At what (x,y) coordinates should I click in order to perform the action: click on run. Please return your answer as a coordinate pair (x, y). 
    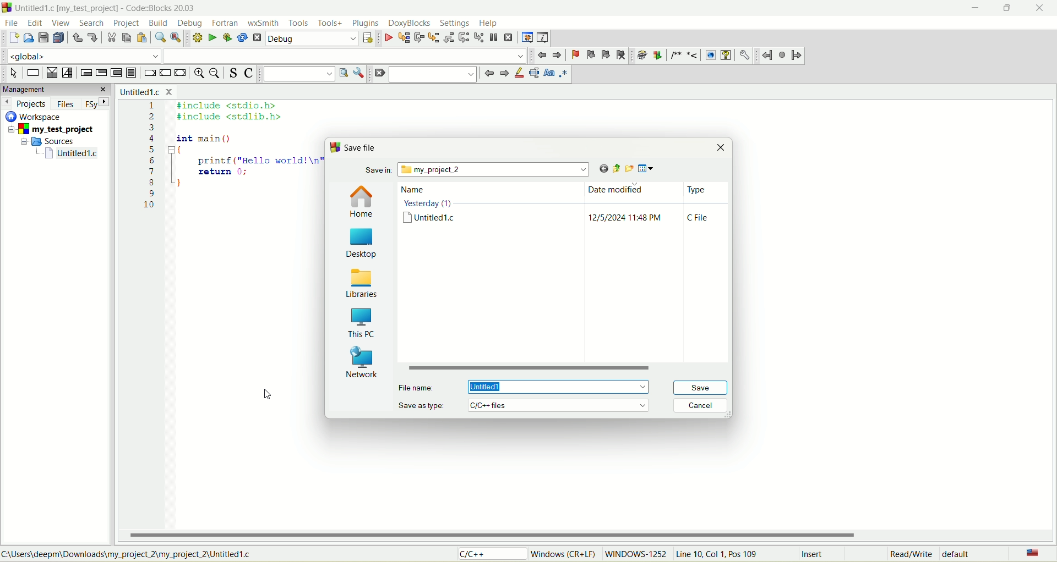
    Looking at the image, I should click on (212, 37).